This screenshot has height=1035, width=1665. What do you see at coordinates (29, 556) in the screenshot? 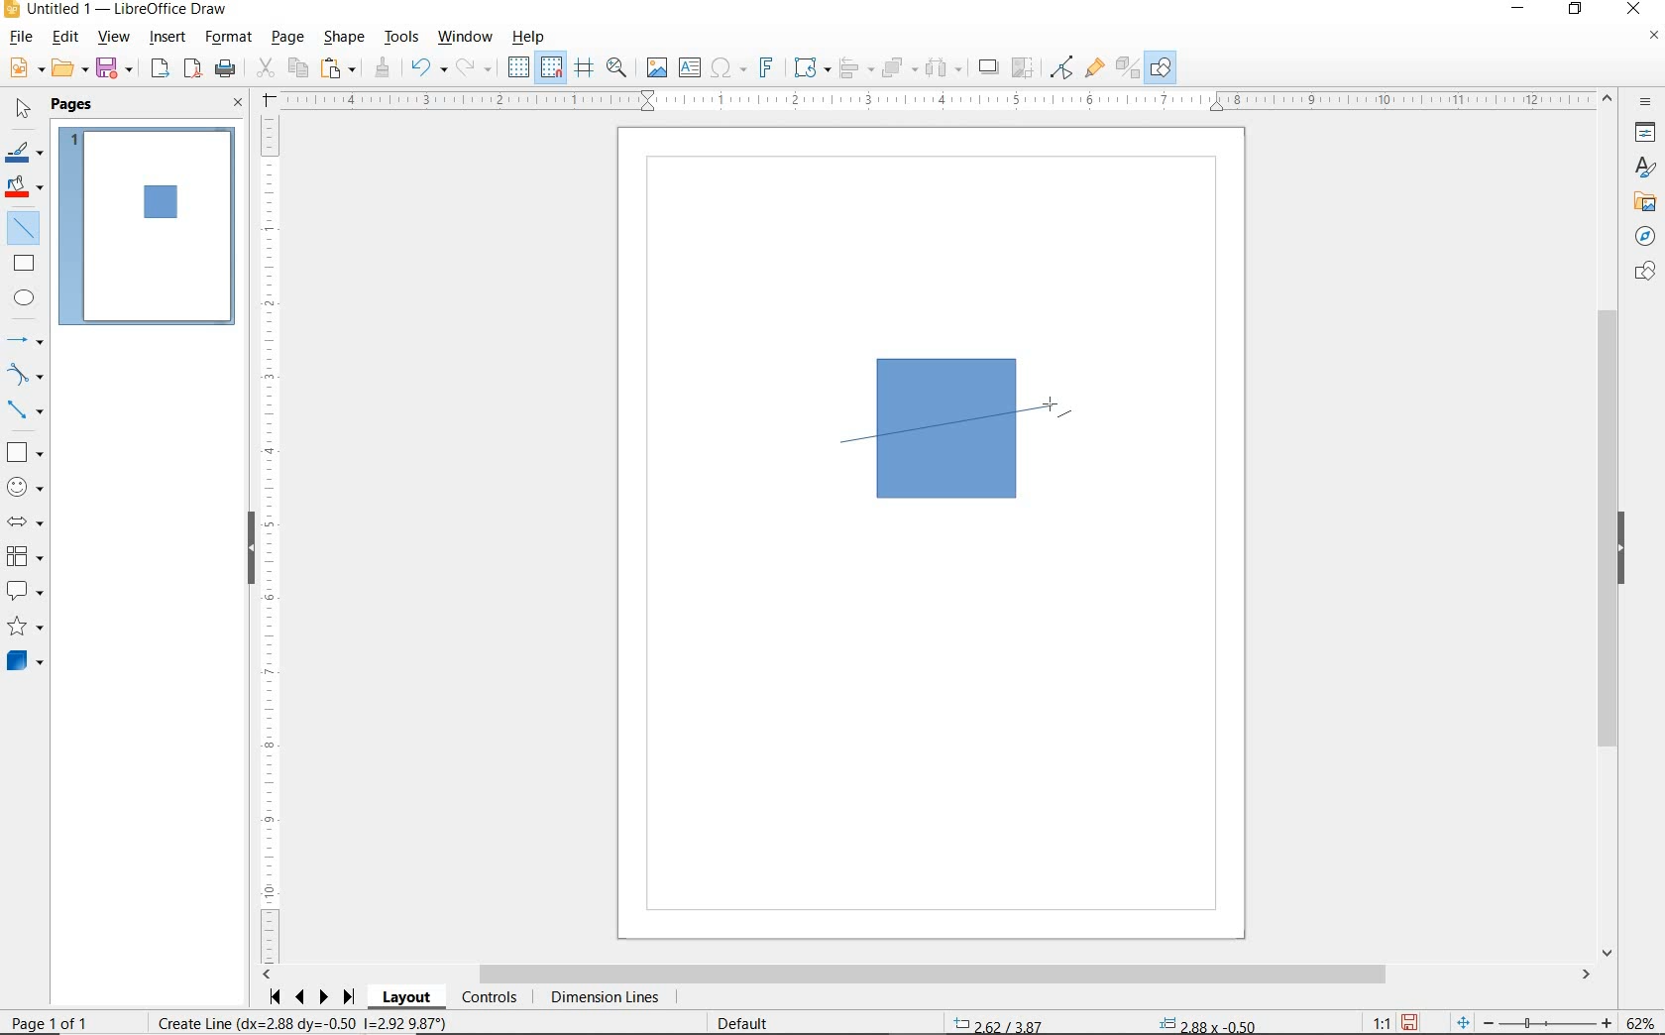
I see `FLOWCHART` at bounding box center [29, 556].